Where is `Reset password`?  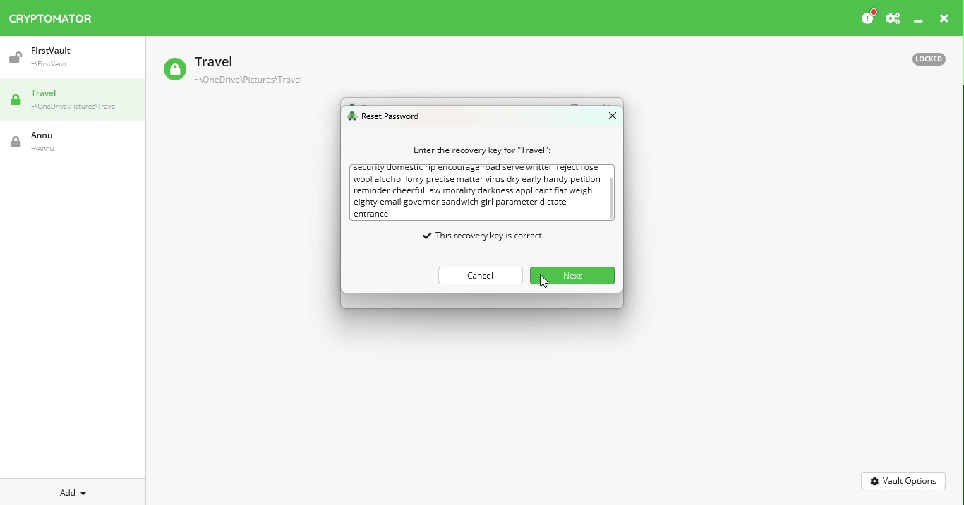
Reset password is located at coordinates (387, 117).